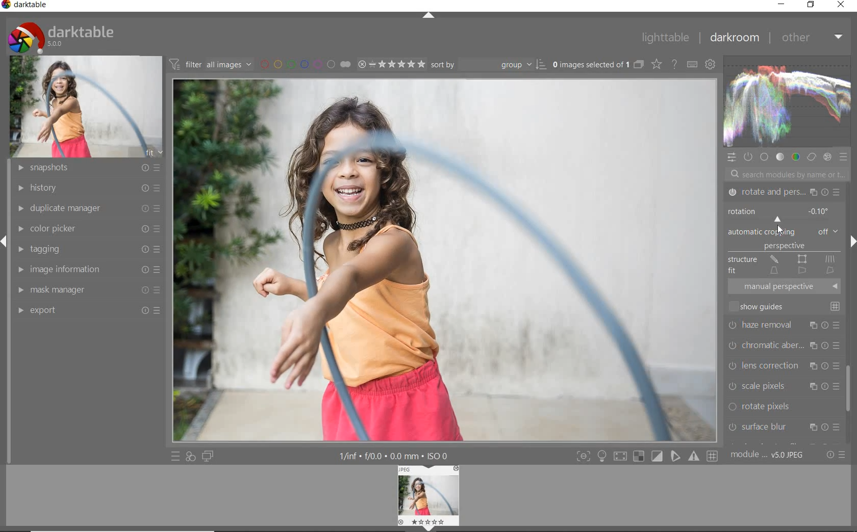 Image resolution: width=857 pixels, height=532 pixels. What do you see at coordinates (89, 188) in the screenshot?
I see `history` at bounding box center [89, 188].